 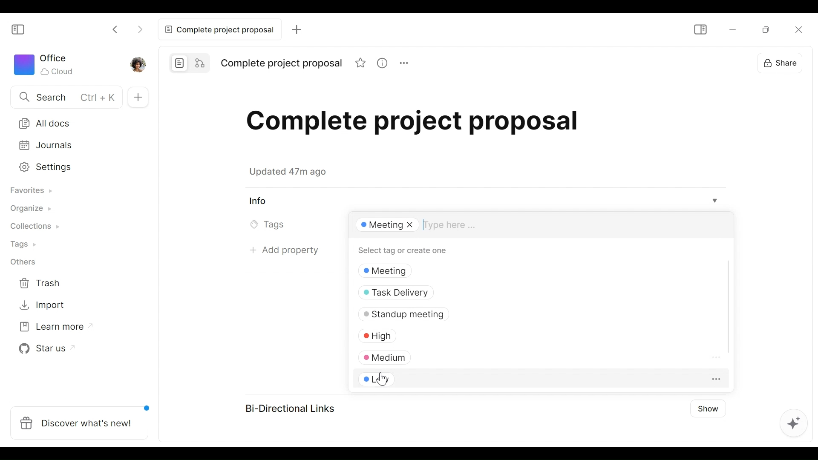 I want to click on Add property, so click(x=286, y=253).